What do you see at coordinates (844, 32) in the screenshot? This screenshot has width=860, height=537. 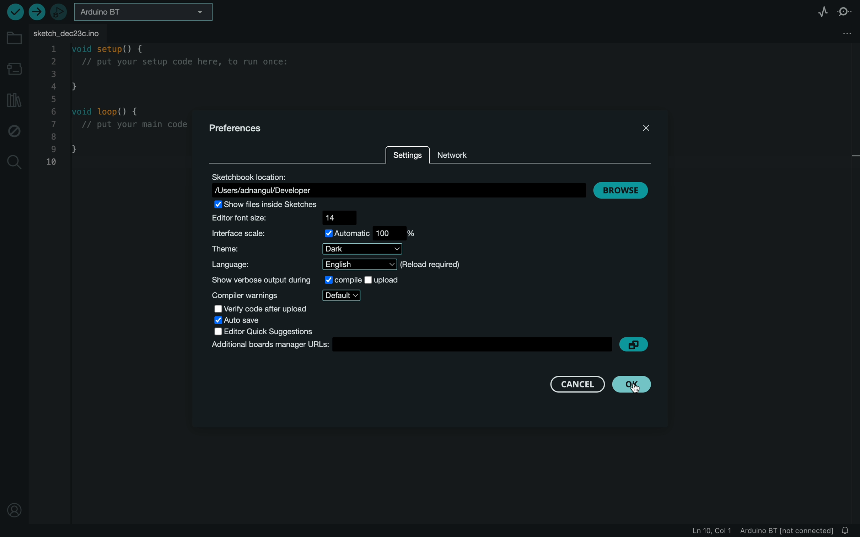 I see `file setting` at bounding box center [844, 32].